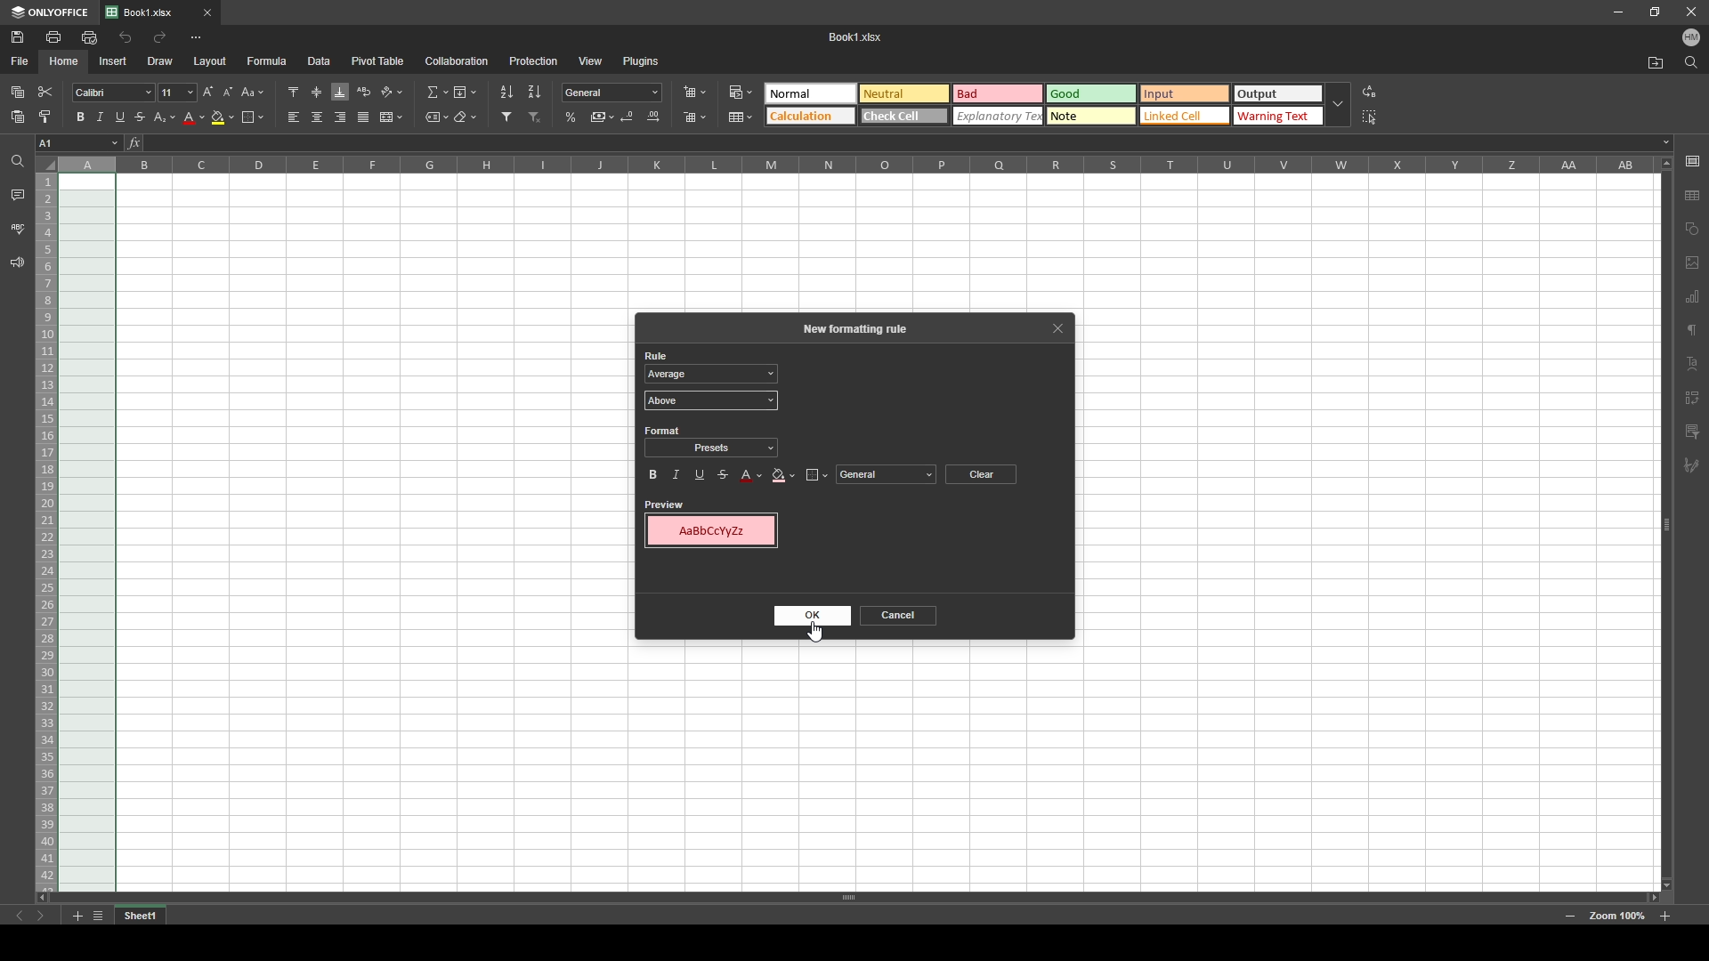 The image size is (1709, 961). What do you see at coordinates (536, 117) in the screenshot?
I see `remove filter` at bounding box center [536, 117].